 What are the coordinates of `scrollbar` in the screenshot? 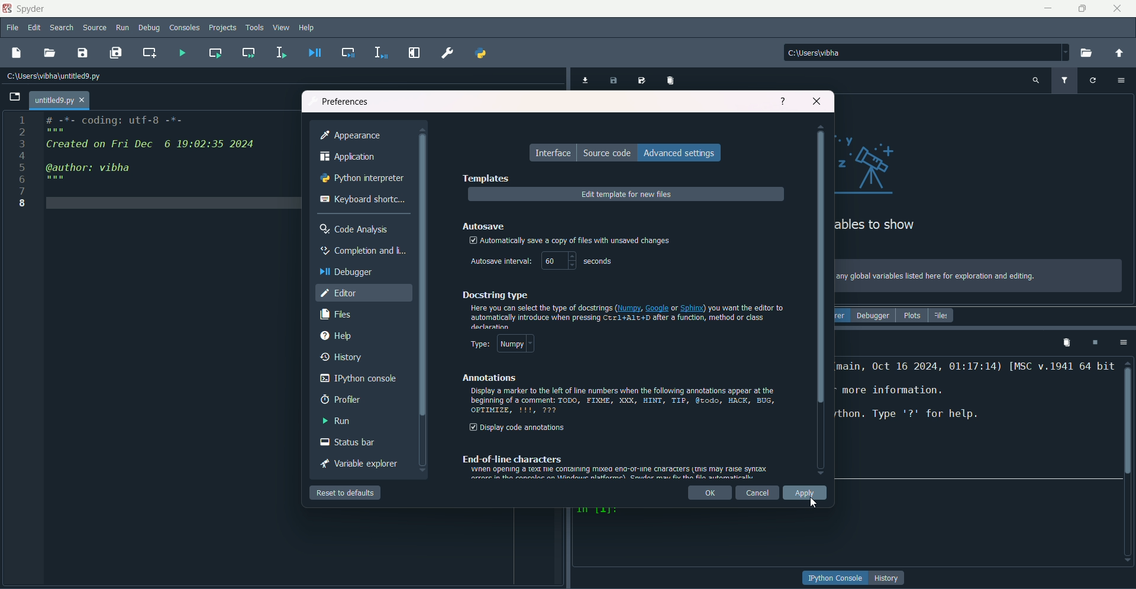 It's located at (1128, 418).